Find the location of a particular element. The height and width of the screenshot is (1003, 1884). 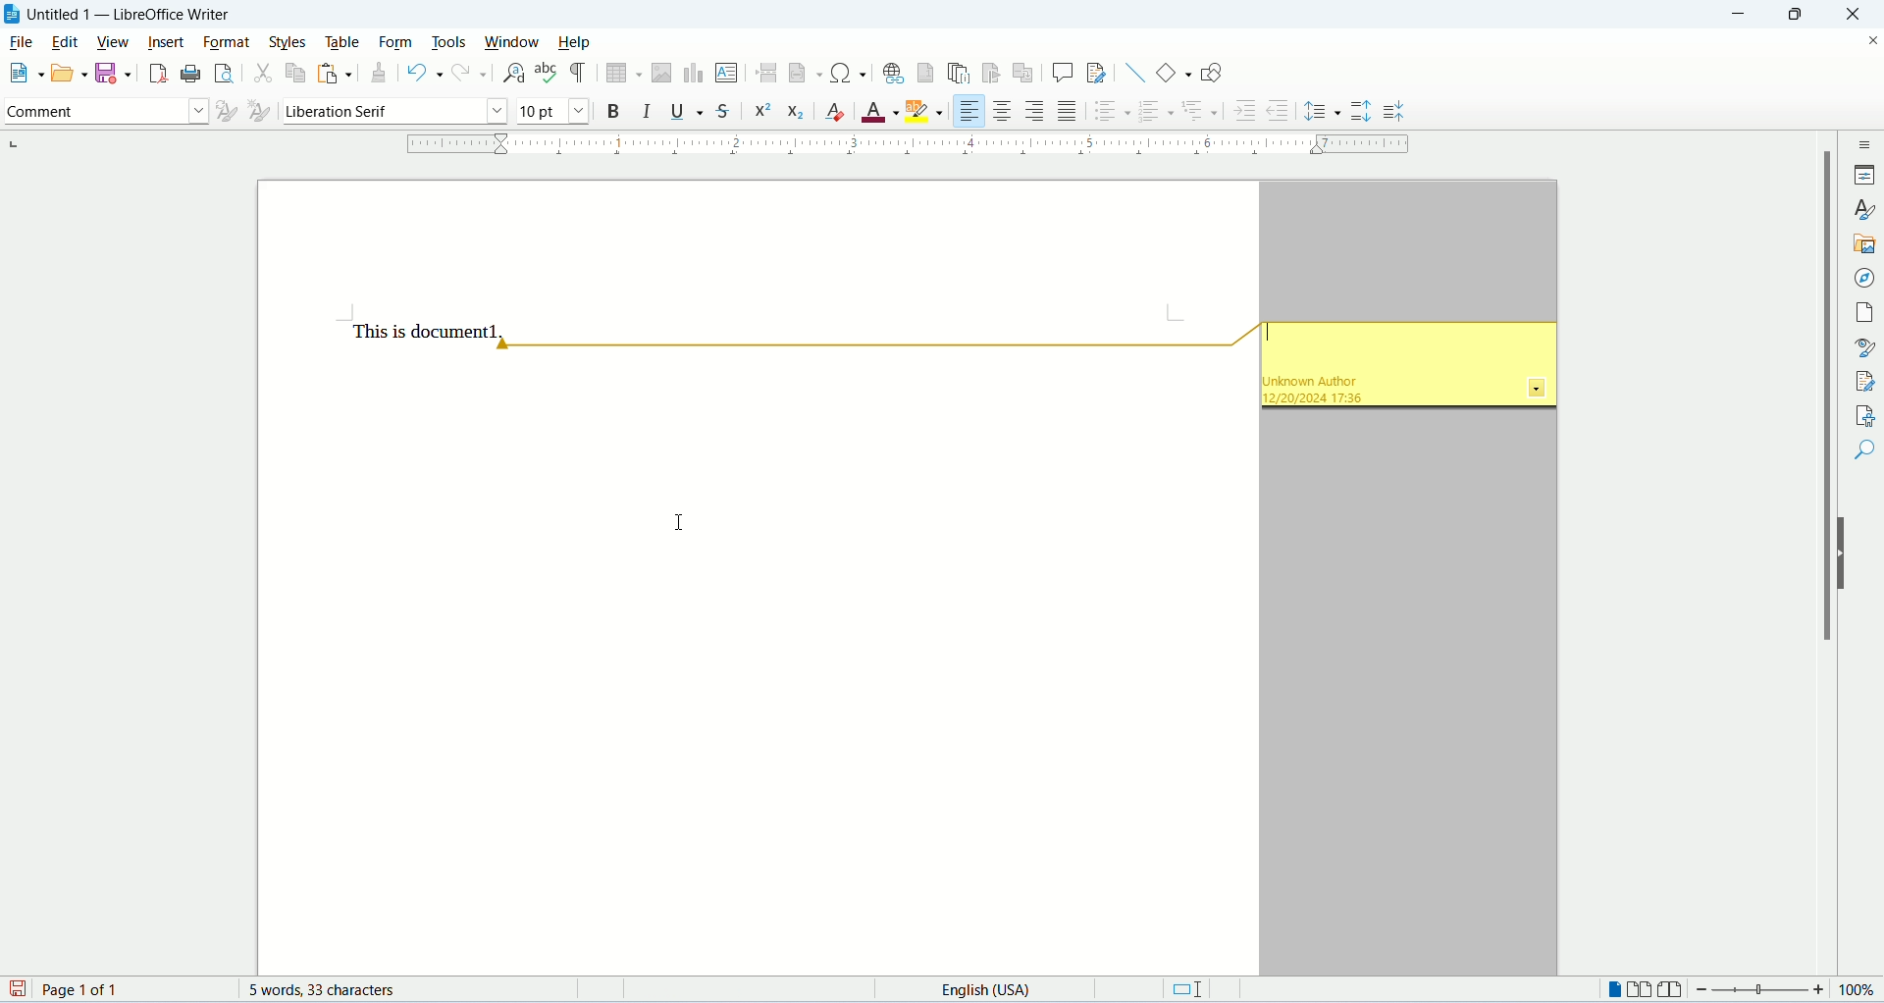

insert comment is located at coordinates (1063, 73).